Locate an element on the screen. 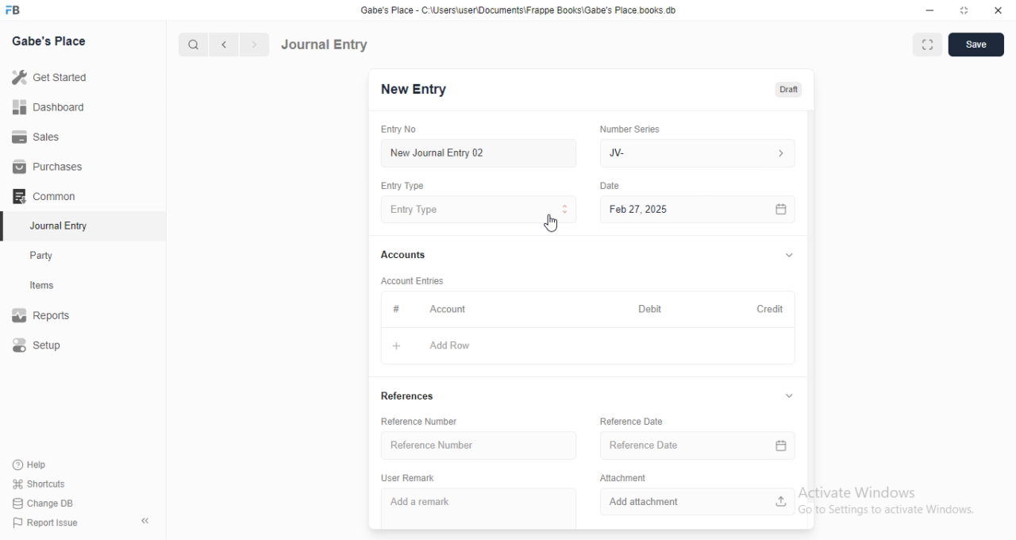 The width and height of the screenshot is (1016, 540). Party is located at coordinates (43, 256).